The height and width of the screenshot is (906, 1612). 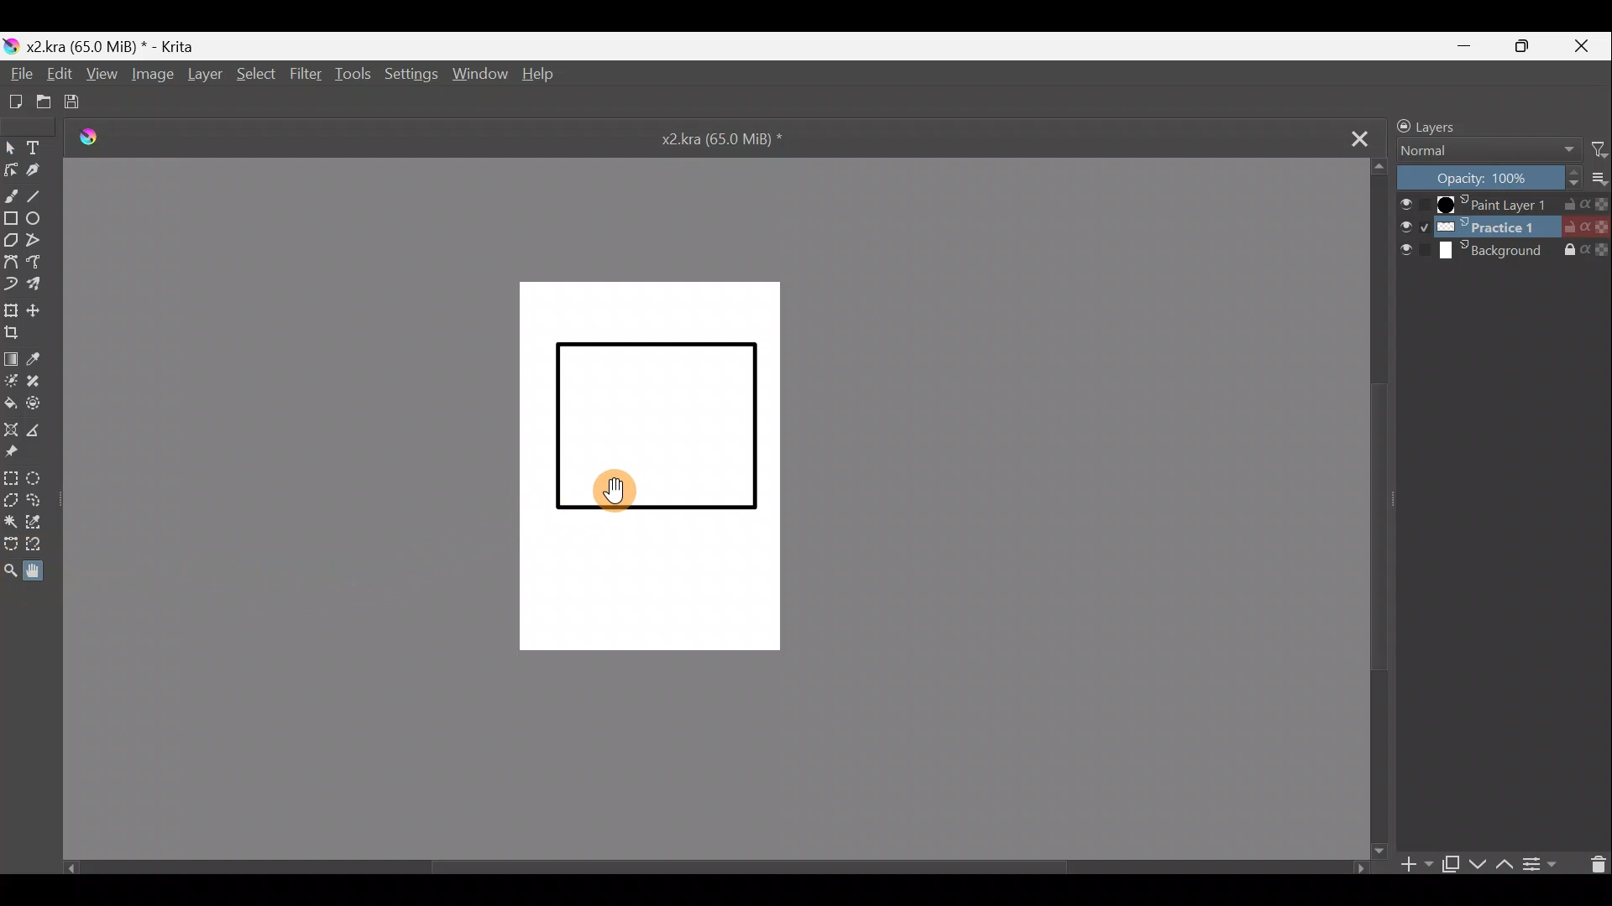 What do you see at coordinates (1503, 229) in the screenshot?
I see `Layer 2` at bounding box center [1503, 229].